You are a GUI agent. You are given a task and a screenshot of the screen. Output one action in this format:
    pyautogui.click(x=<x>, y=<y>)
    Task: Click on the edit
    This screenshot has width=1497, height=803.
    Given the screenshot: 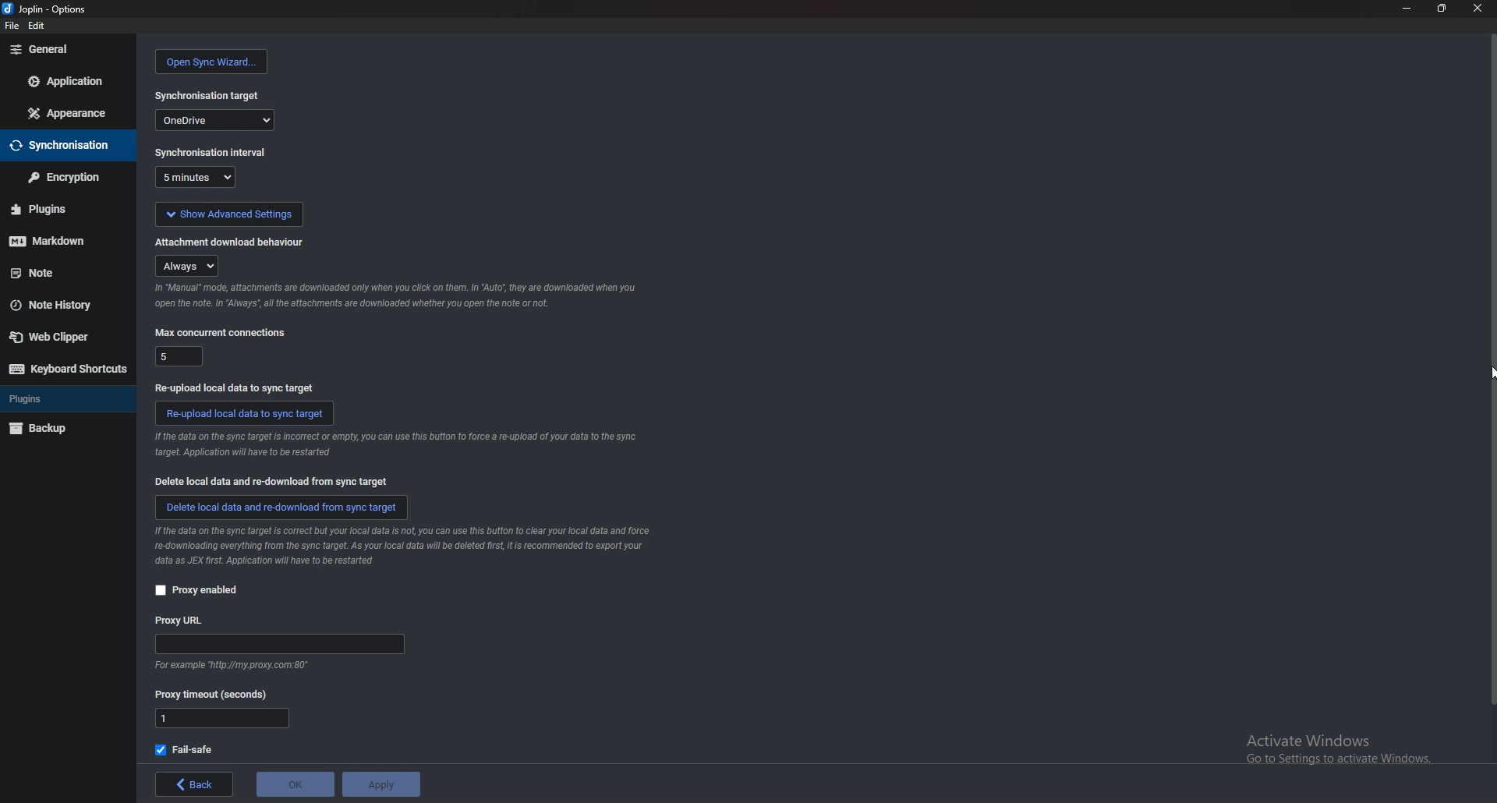 What is the action you would take?
    pyautogui.click(x=39, y=27)
    